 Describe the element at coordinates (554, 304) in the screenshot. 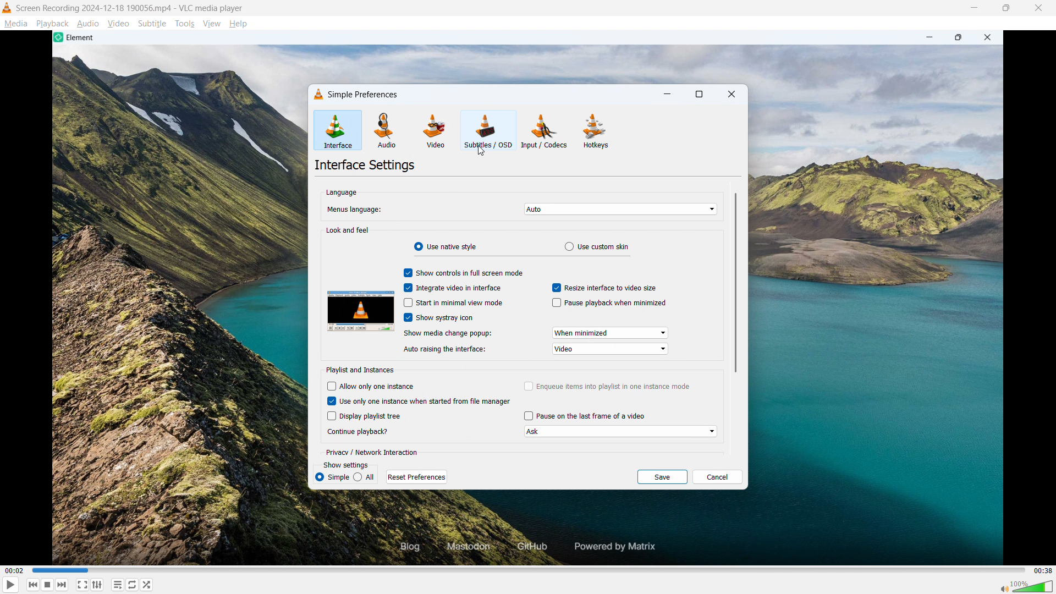

I see `checkbox` at that location.